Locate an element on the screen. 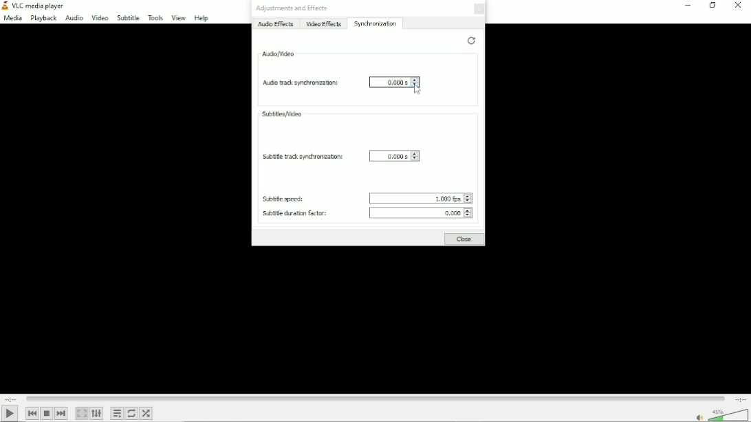 This screenshot has height=422, width=751. Total duration is located at coordinates (740, 399).